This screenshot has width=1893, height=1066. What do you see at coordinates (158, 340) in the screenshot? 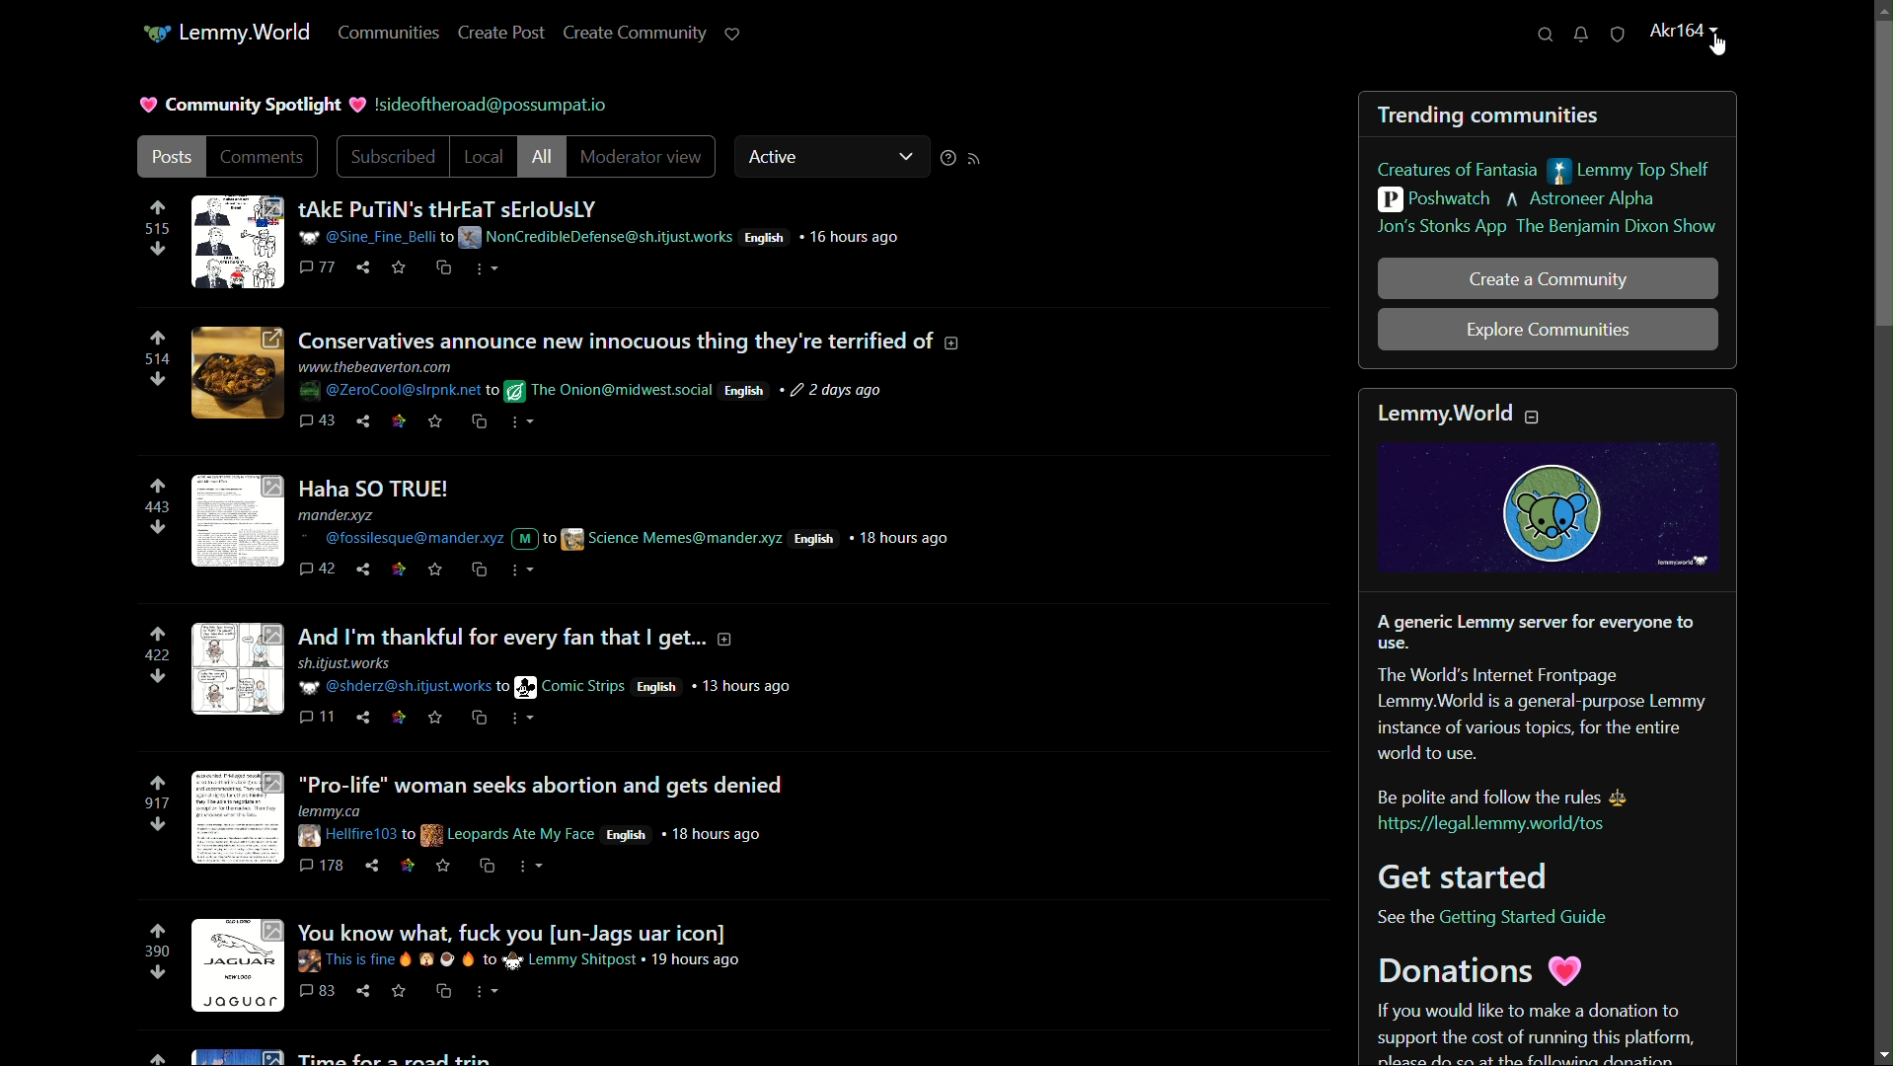
I see `upvote` at bounding box center [158, 340].